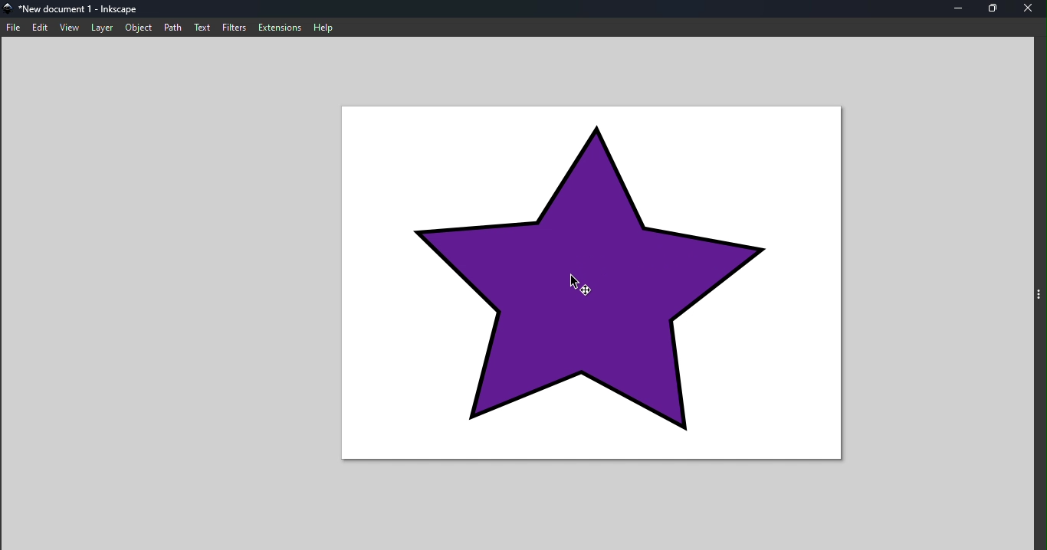 The image size is (1047, 550). What do you see at coordinates (576, 279) in the screenshot?
I see `cursor` at bounding box center [576, 279].